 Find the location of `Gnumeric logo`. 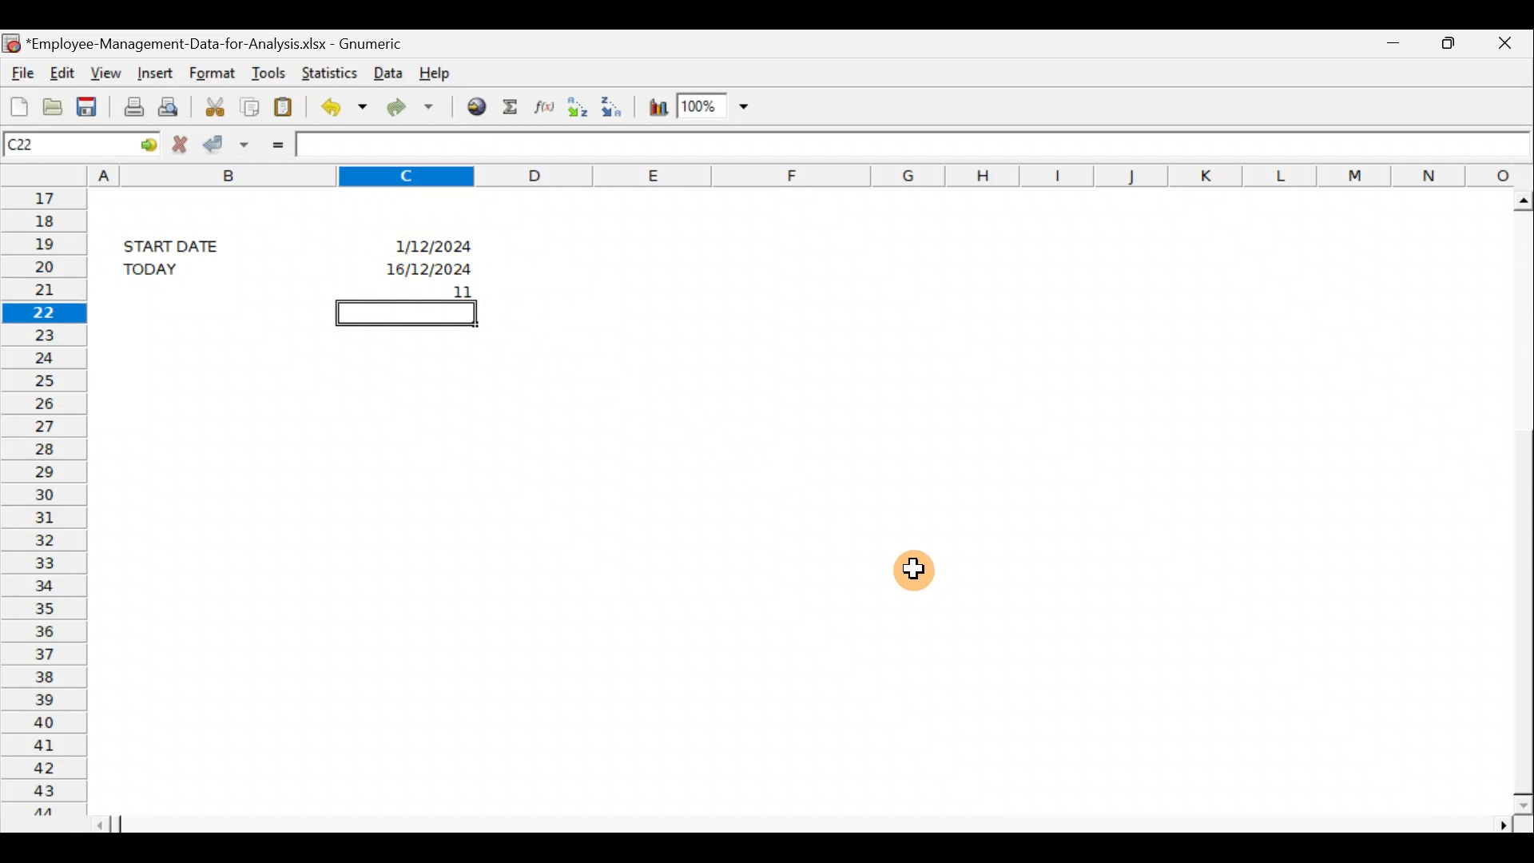

Gnumeric logo is located at coordinates (11, 41).